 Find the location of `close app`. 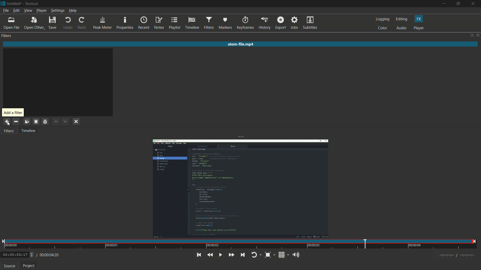

close app is located at coordinates (474, 4).